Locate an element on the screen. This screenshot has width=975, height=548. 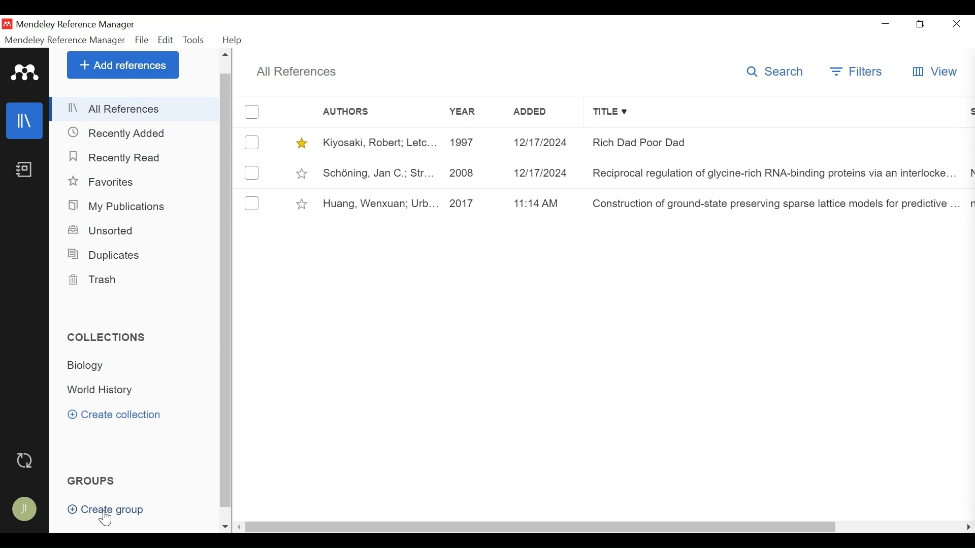
(un)select is located at coordinates (252, 203).